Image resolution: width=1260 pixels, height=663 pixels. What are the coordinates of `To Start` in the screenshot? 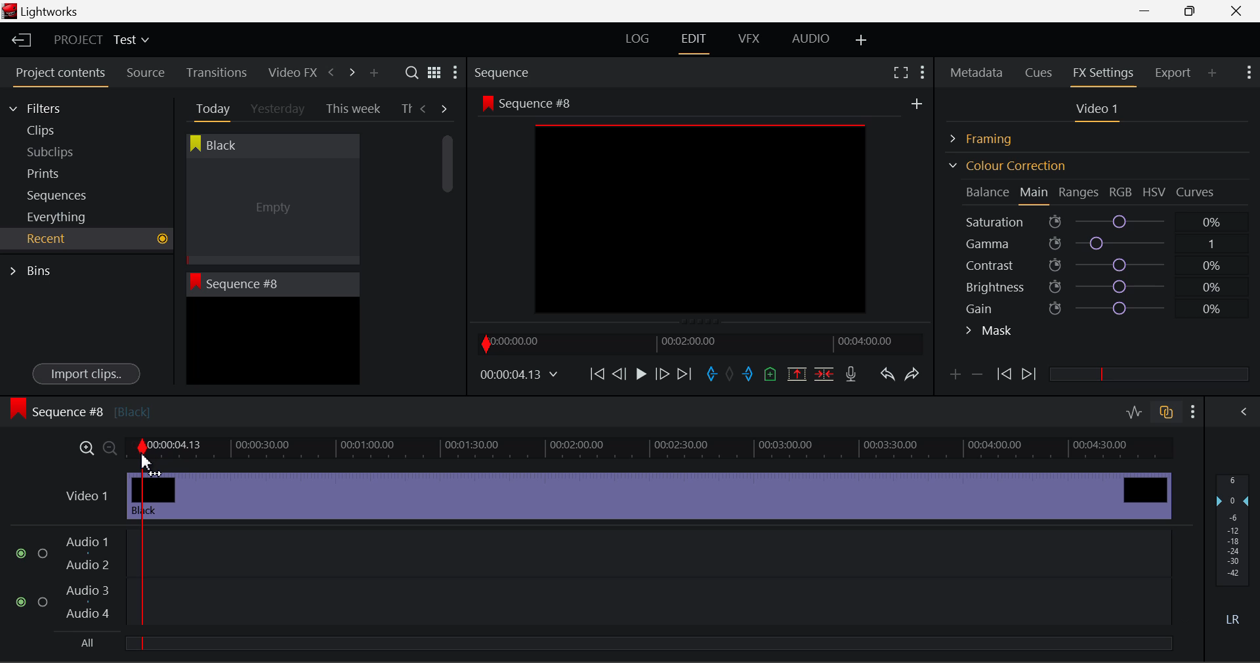 It's located at (596, 374).